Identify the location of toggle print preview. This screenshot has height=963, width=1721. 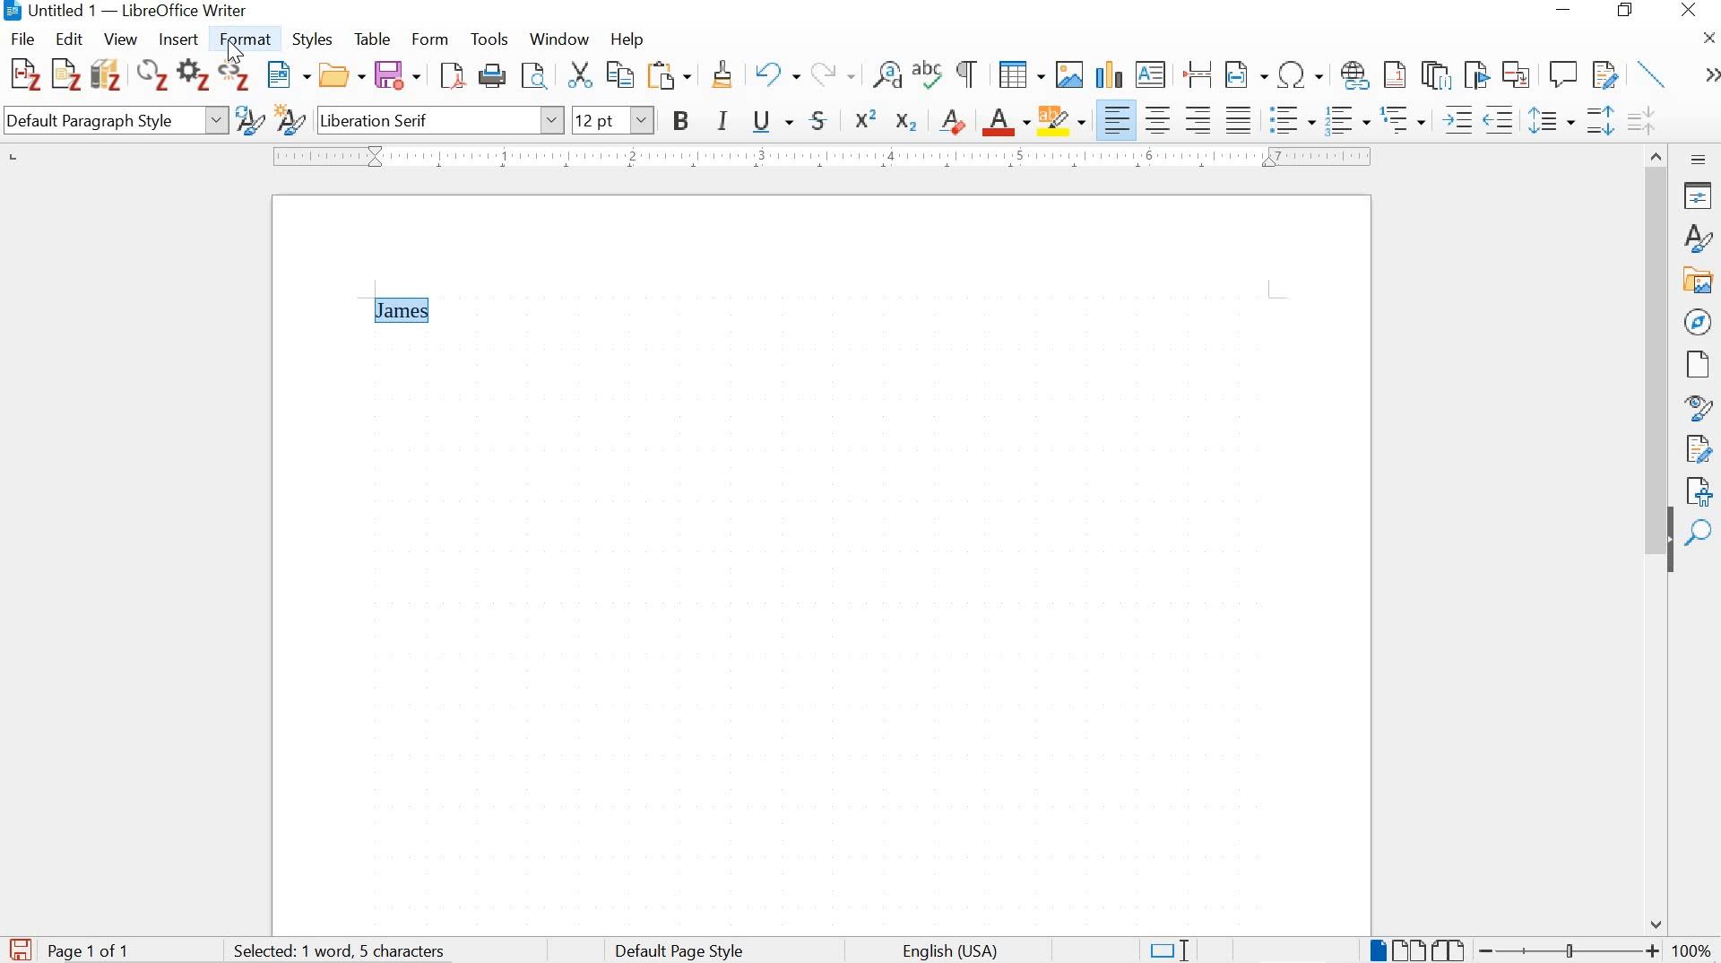
(533, 78).